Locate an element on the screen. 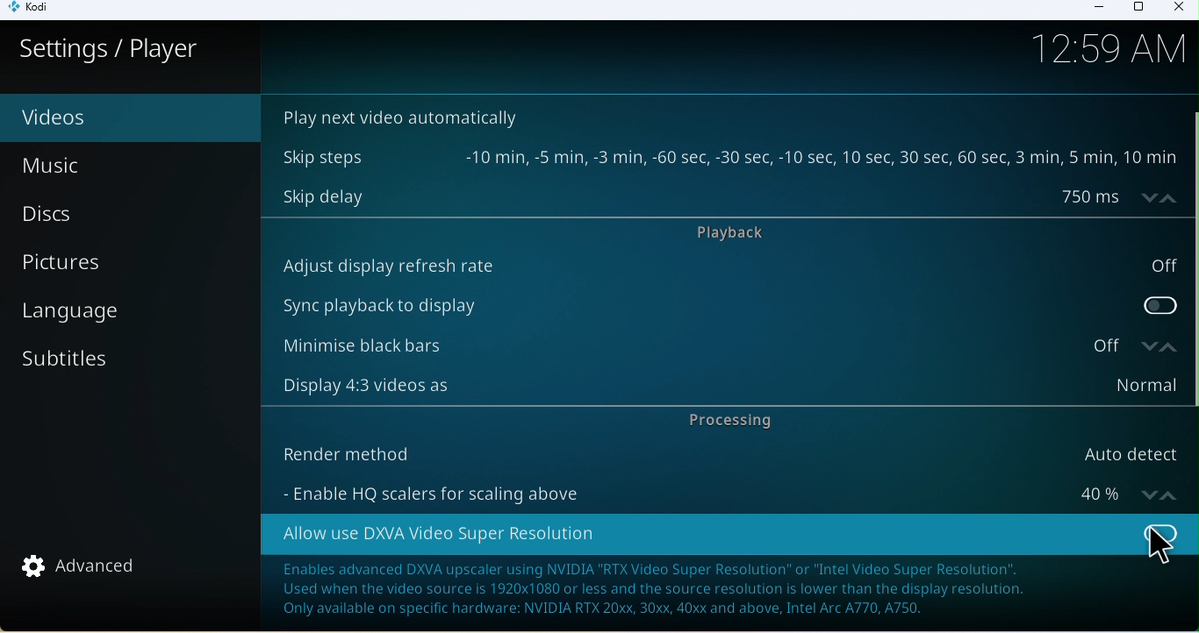 The image size is (1199, 633). Playback is located at coordinates (742, 235).